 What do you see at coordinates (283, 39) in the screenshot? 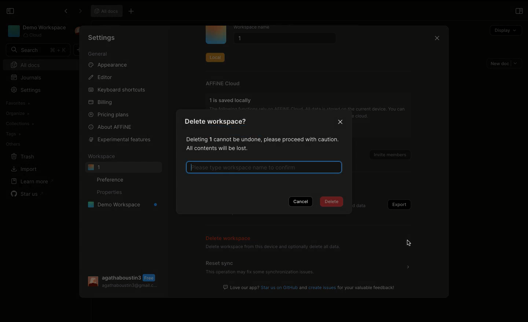
I see `1` at bounding box center [283, 39].